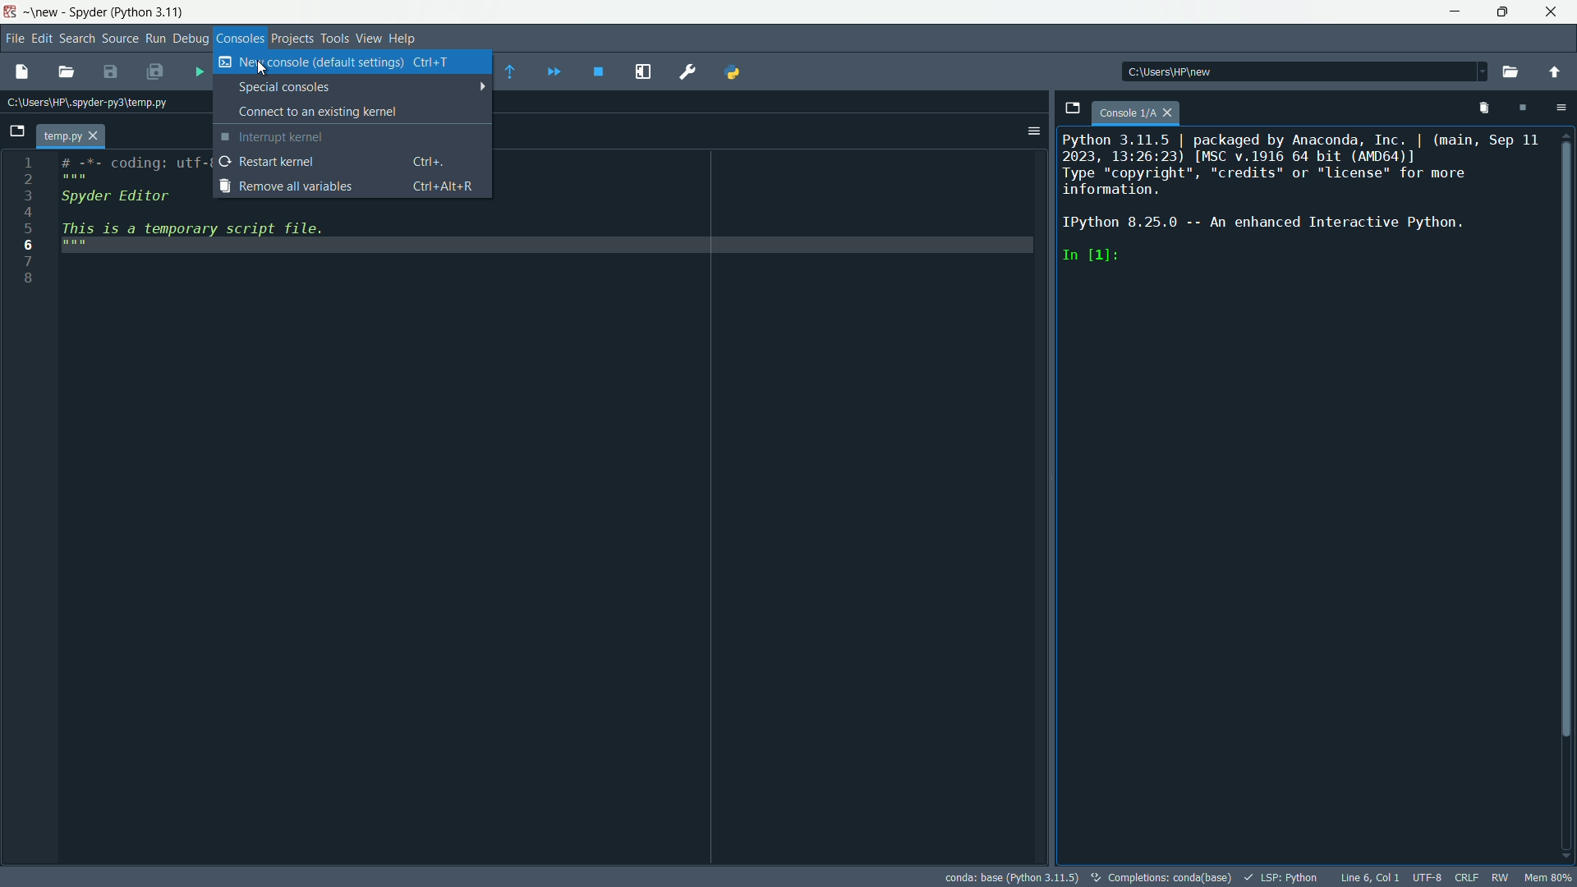  Describe the element at coordinates (66, 72) in the screenshot. I see `open file` at that location.